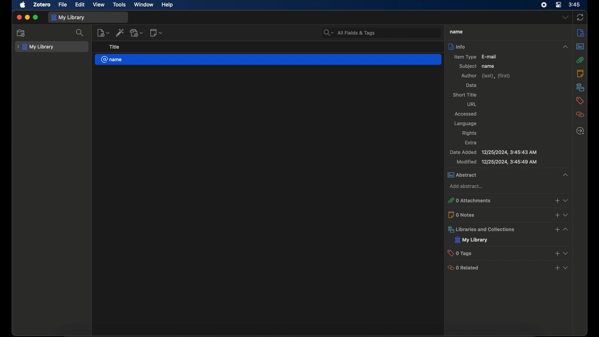  I want to click on window, so click(144, 5).